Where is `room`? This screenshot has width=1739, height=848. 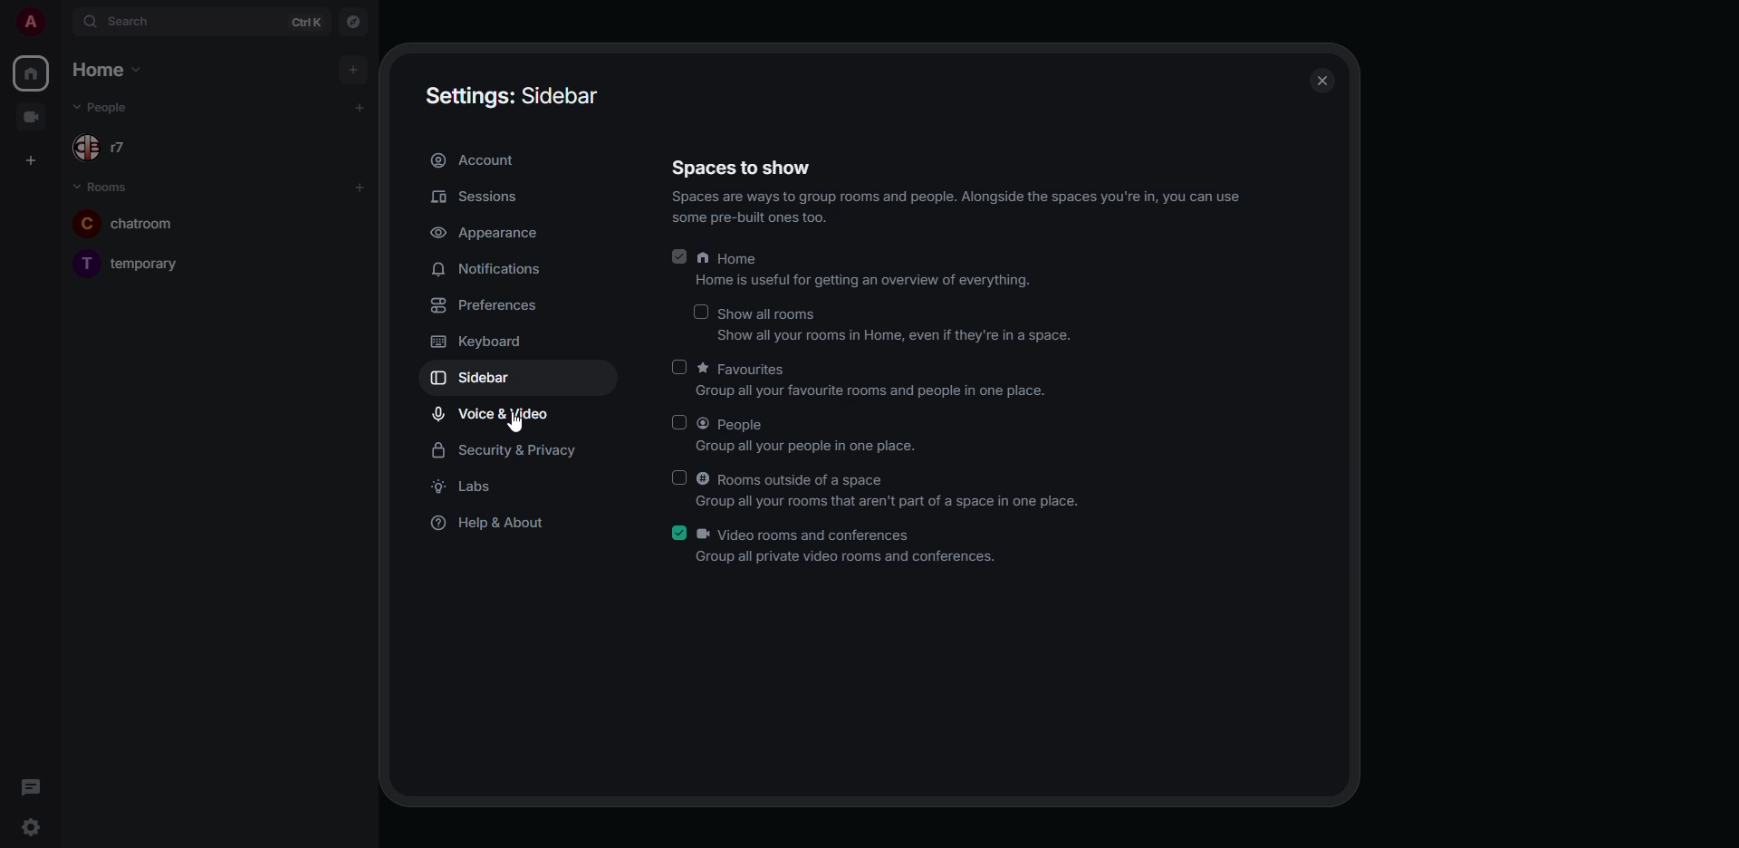 room is located at coordinates (139, 220).